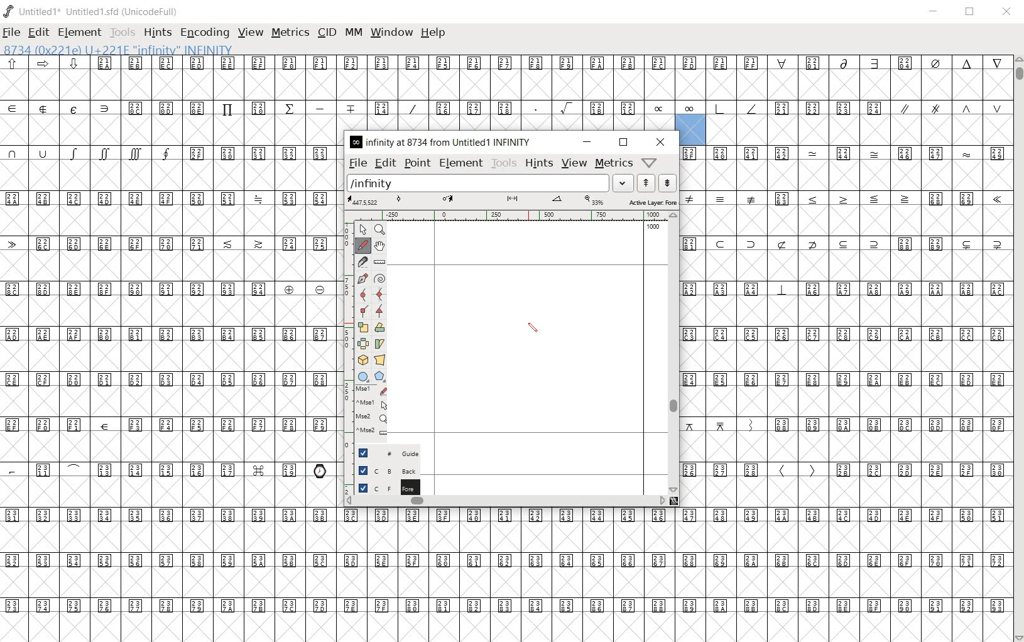  What do you see at coordinates (1001, 153) in the screenshot?
I see `small letters a b` at bounding box center [1001, 153].